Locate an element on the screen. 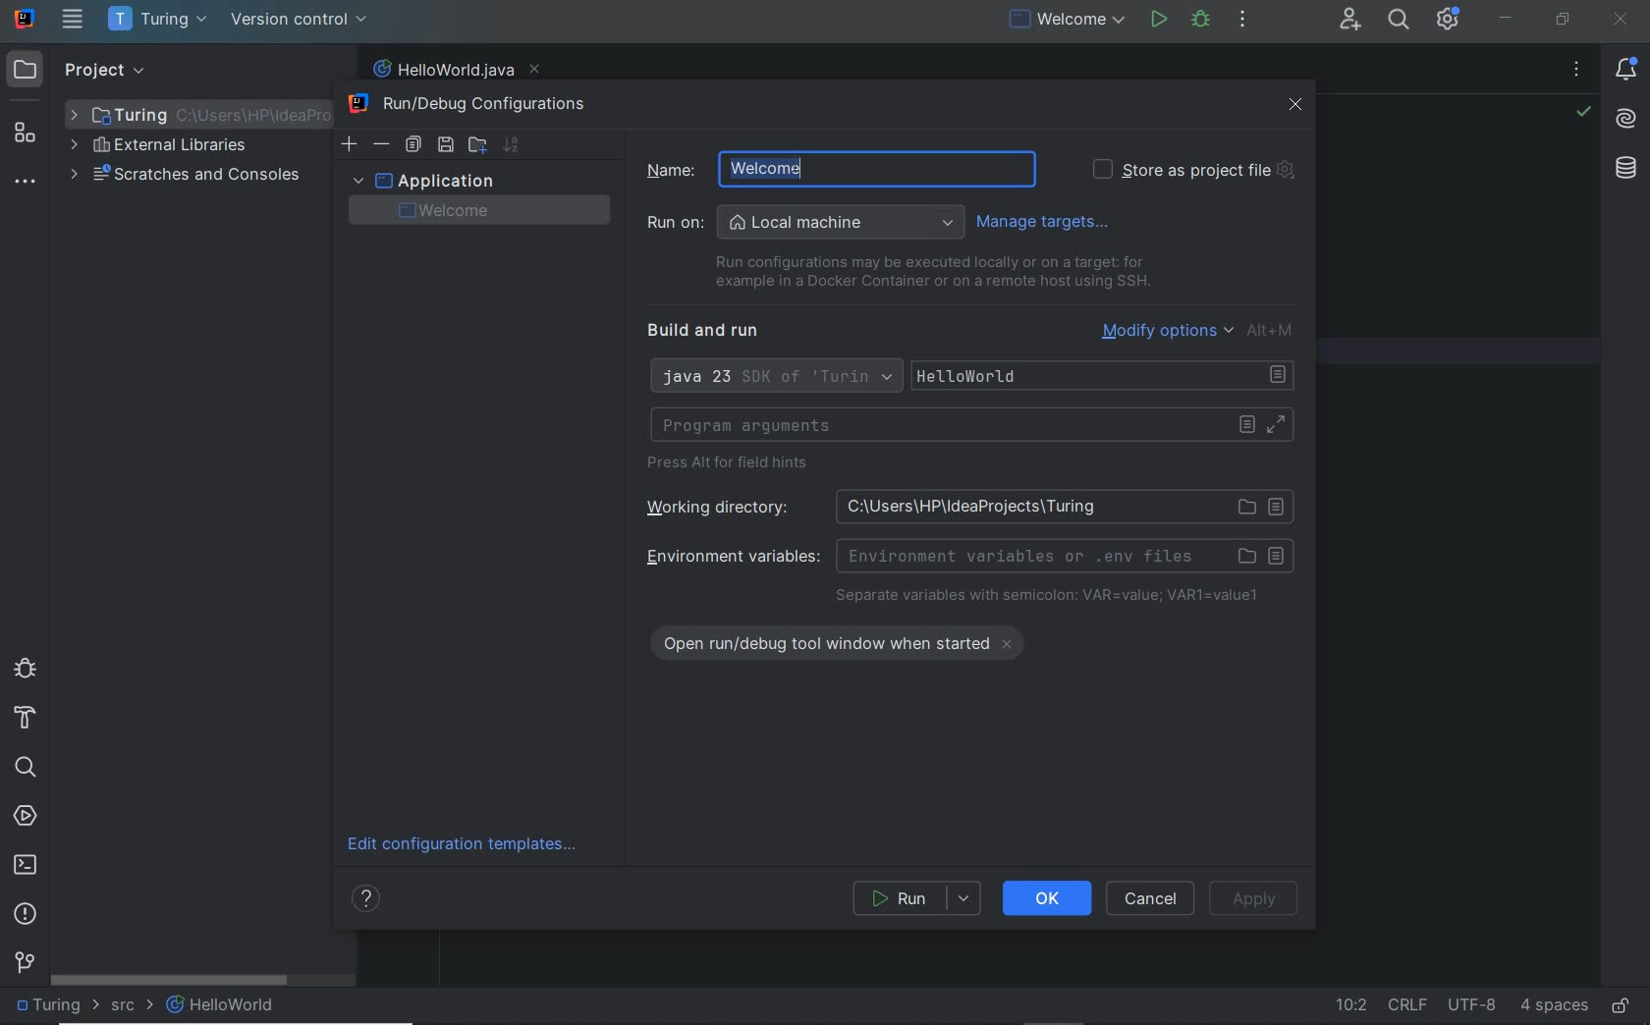 The height and width of the screenshot is (1025, 1650). file name is located at coordinates (455, 70).